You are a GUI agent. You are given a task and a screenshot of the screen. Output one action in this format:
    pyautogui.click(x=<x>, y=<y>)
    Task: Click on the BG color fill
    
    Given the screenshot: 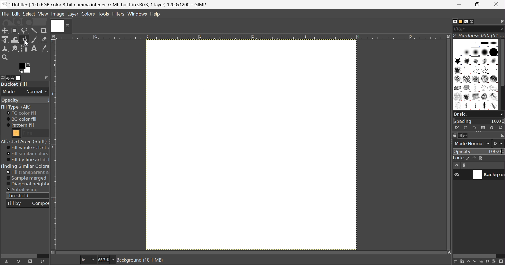 What is the action you would take?
    pyautogui.click(x=22, y=119)
    